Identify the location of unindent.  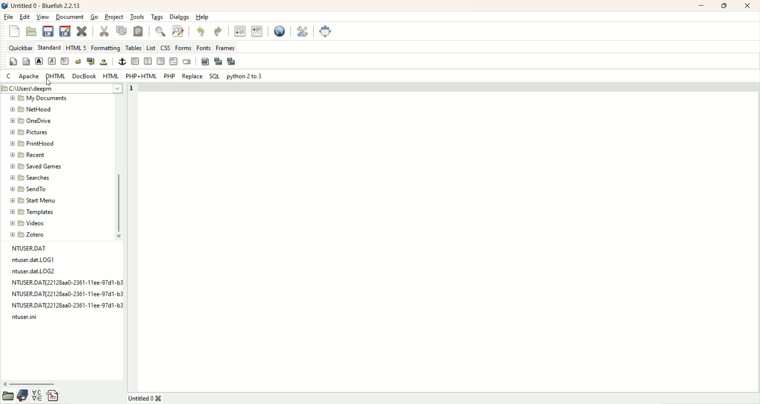
(240, 30).